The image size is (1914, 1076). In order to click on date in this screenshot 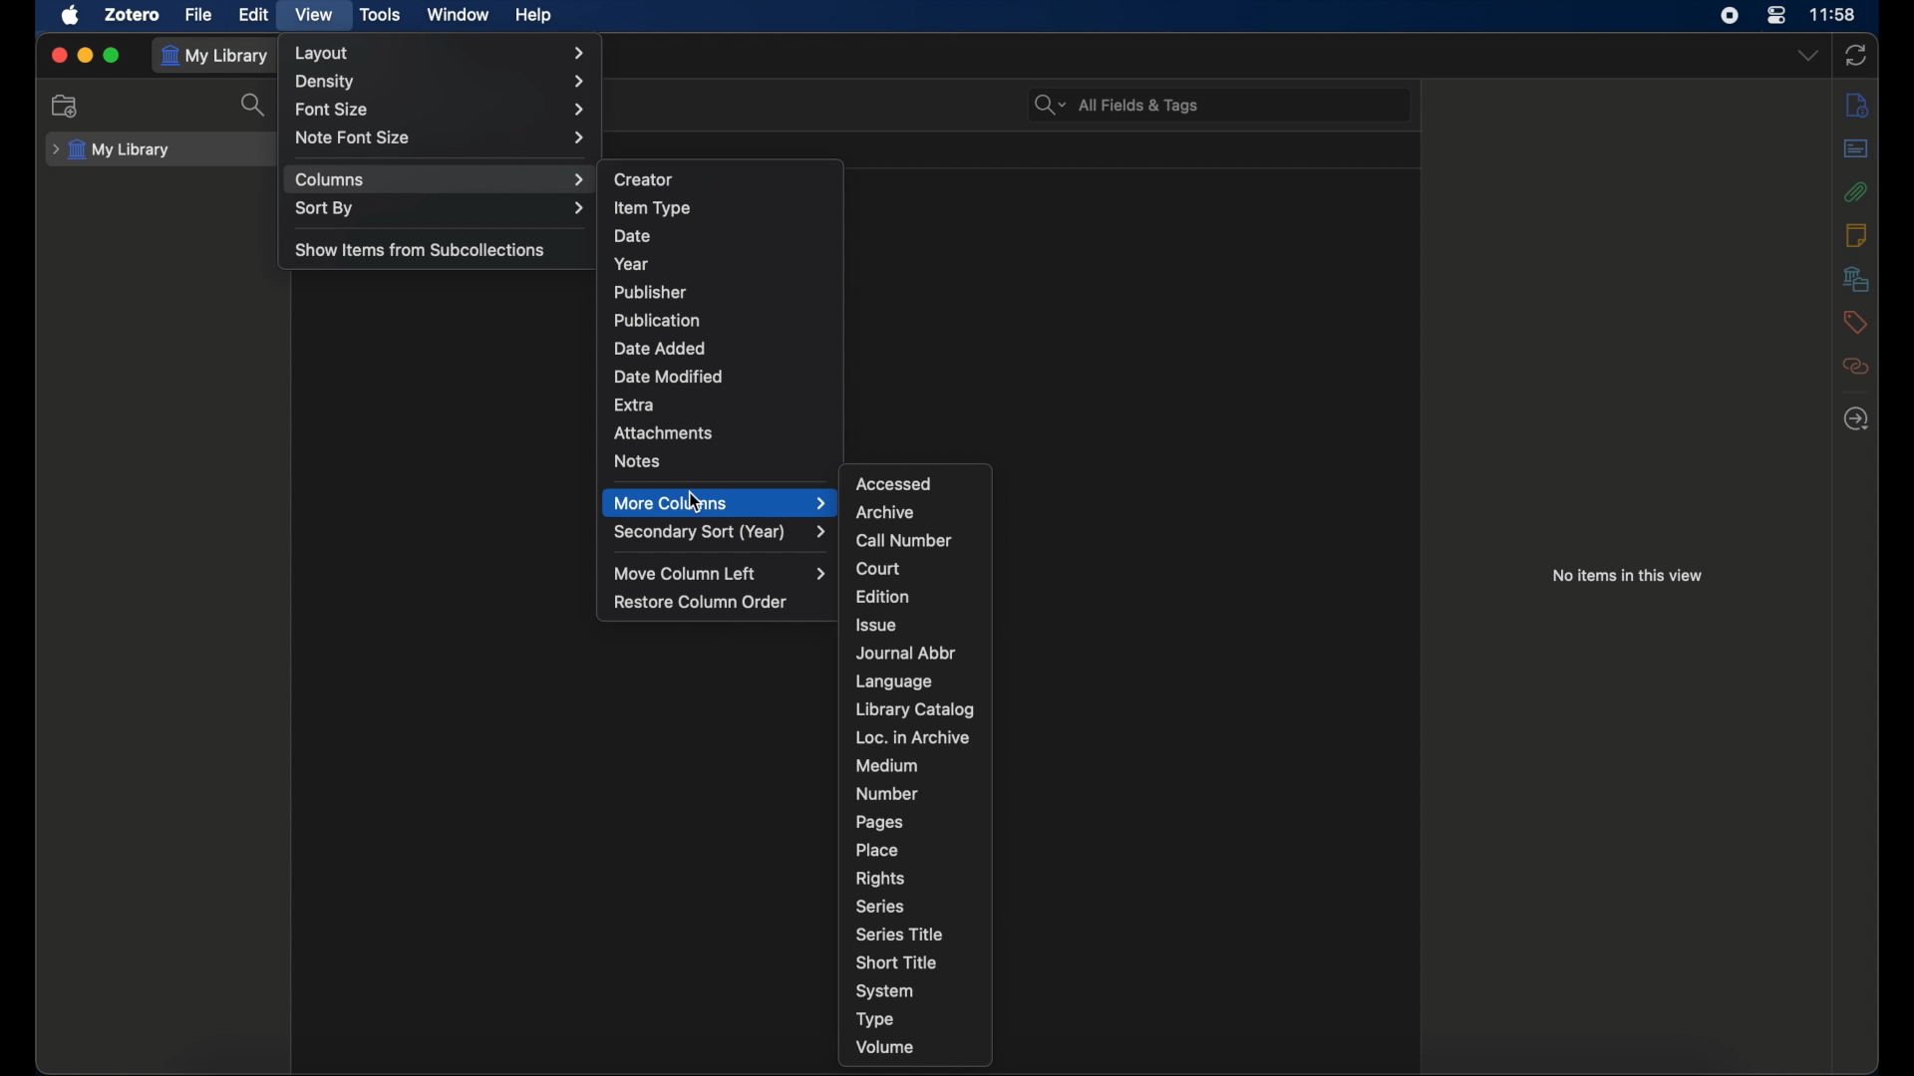, I will do `click(630, 236)`.